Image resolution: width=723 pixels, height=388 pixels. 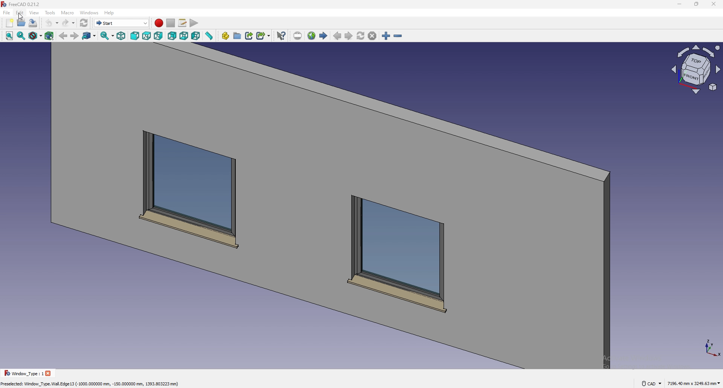 I want to click on refresh web page, so click(x=361, y=36).